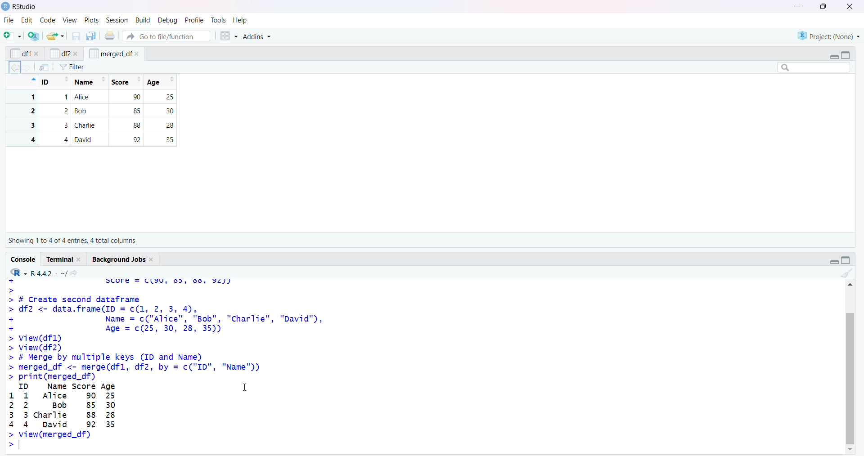 The image size is (864, 456). What do you see at coordinates (80, 259) in the screenshot?
I see `close` at bounding box center [80, 259].